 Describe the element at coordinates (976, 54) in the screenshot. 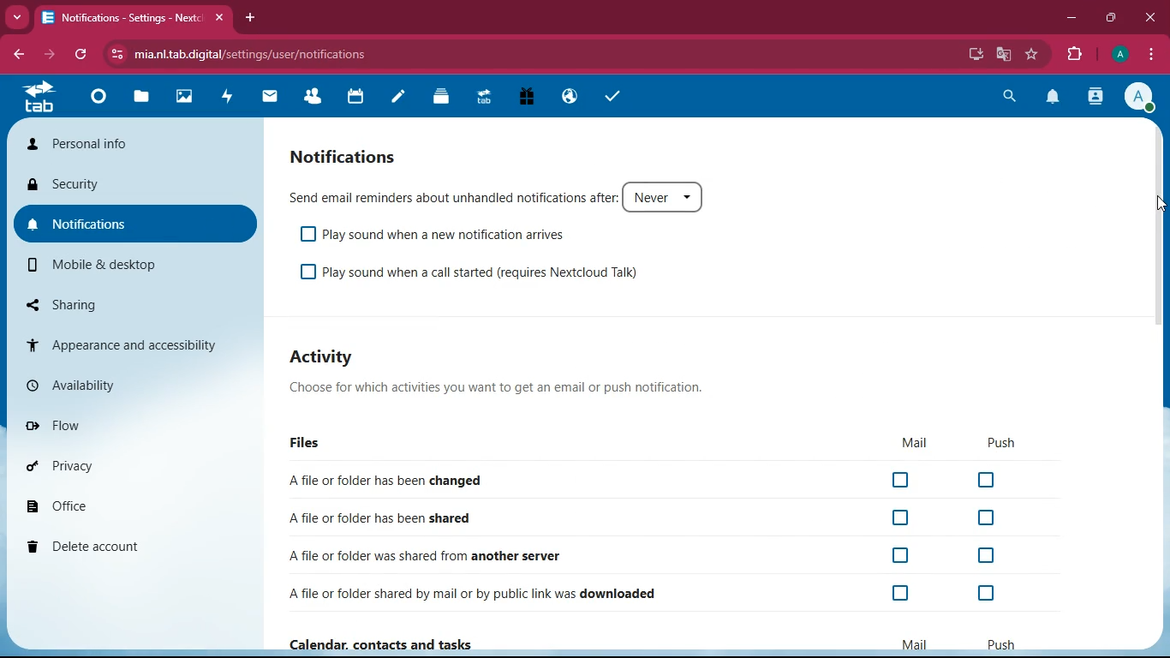

I see `install app` at that location.